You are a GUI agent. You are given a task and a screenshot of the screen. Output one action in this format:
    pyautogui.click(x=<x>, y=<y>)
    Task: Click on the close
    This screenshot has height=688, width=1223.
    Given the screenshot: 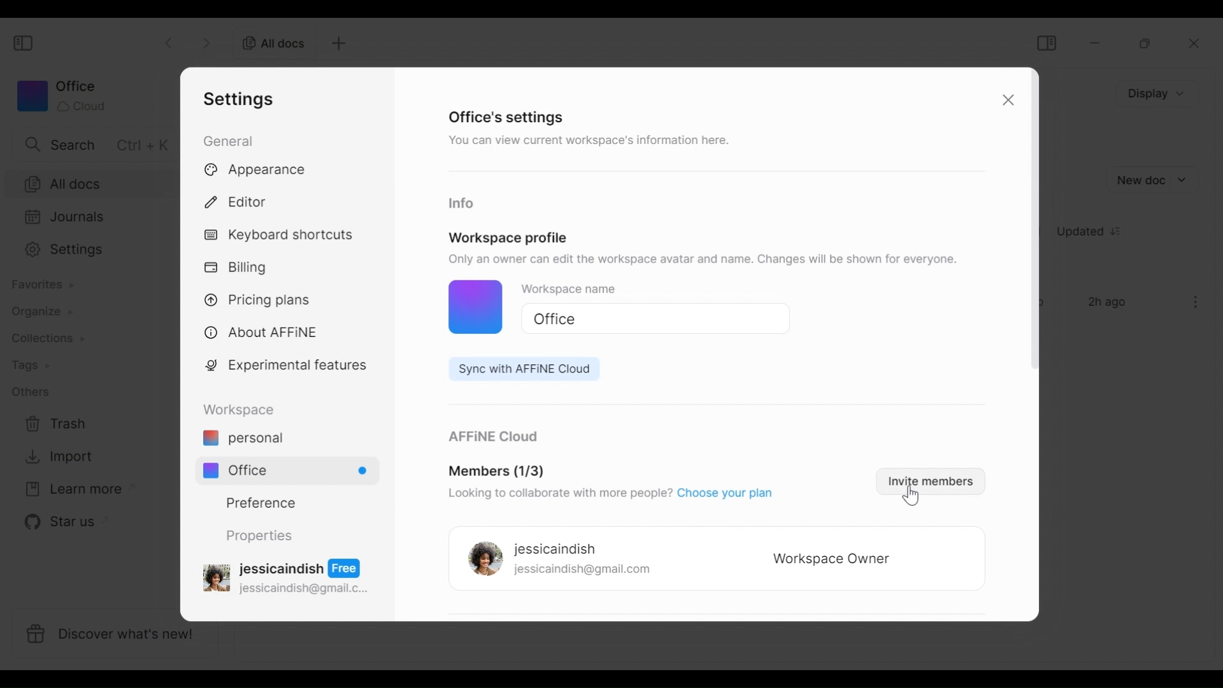 What is the action you would take?
    pyautogui.click(x=1198, y=44)
    